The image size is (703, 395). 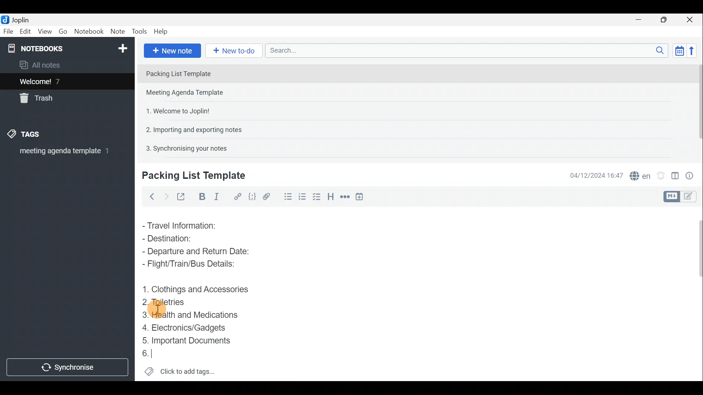 I want to click on Note 1, so click(x=205, y=73).